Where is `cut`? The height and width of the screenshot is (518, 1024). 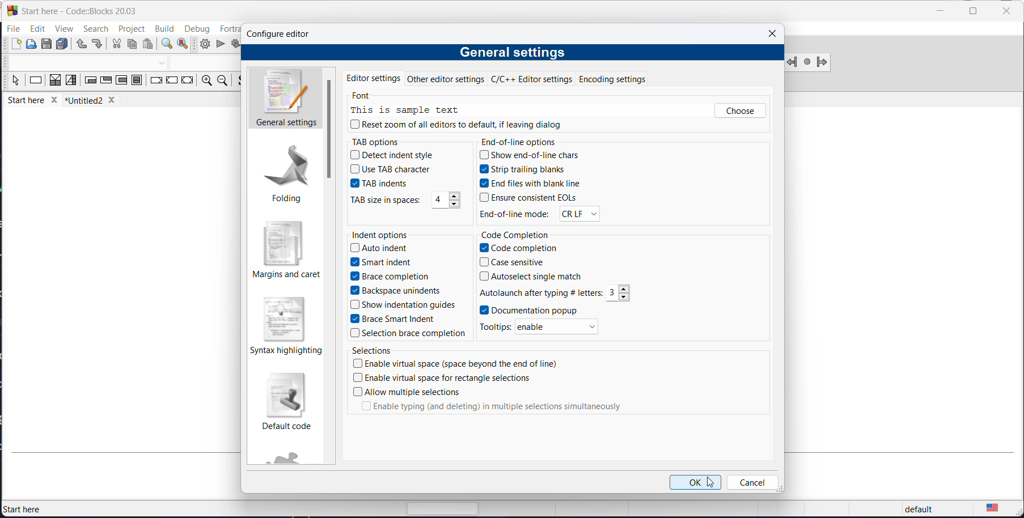
cut is located at coordinates (116, 45).